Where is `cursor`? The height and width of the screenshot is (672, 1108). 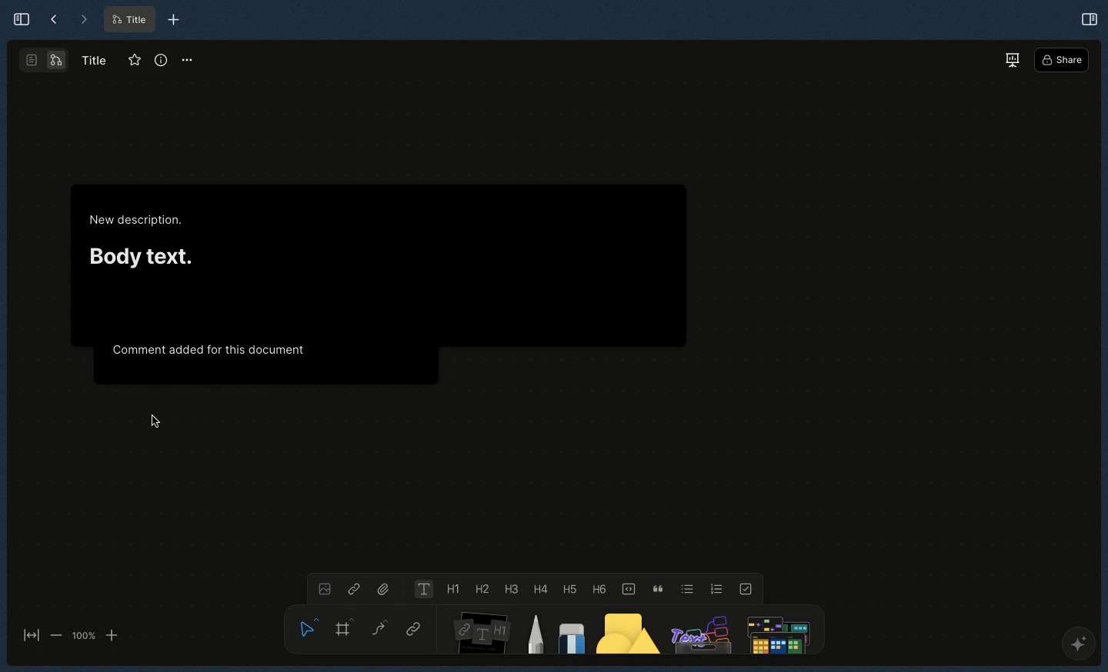
cursor is located at coordinates (156, 423).